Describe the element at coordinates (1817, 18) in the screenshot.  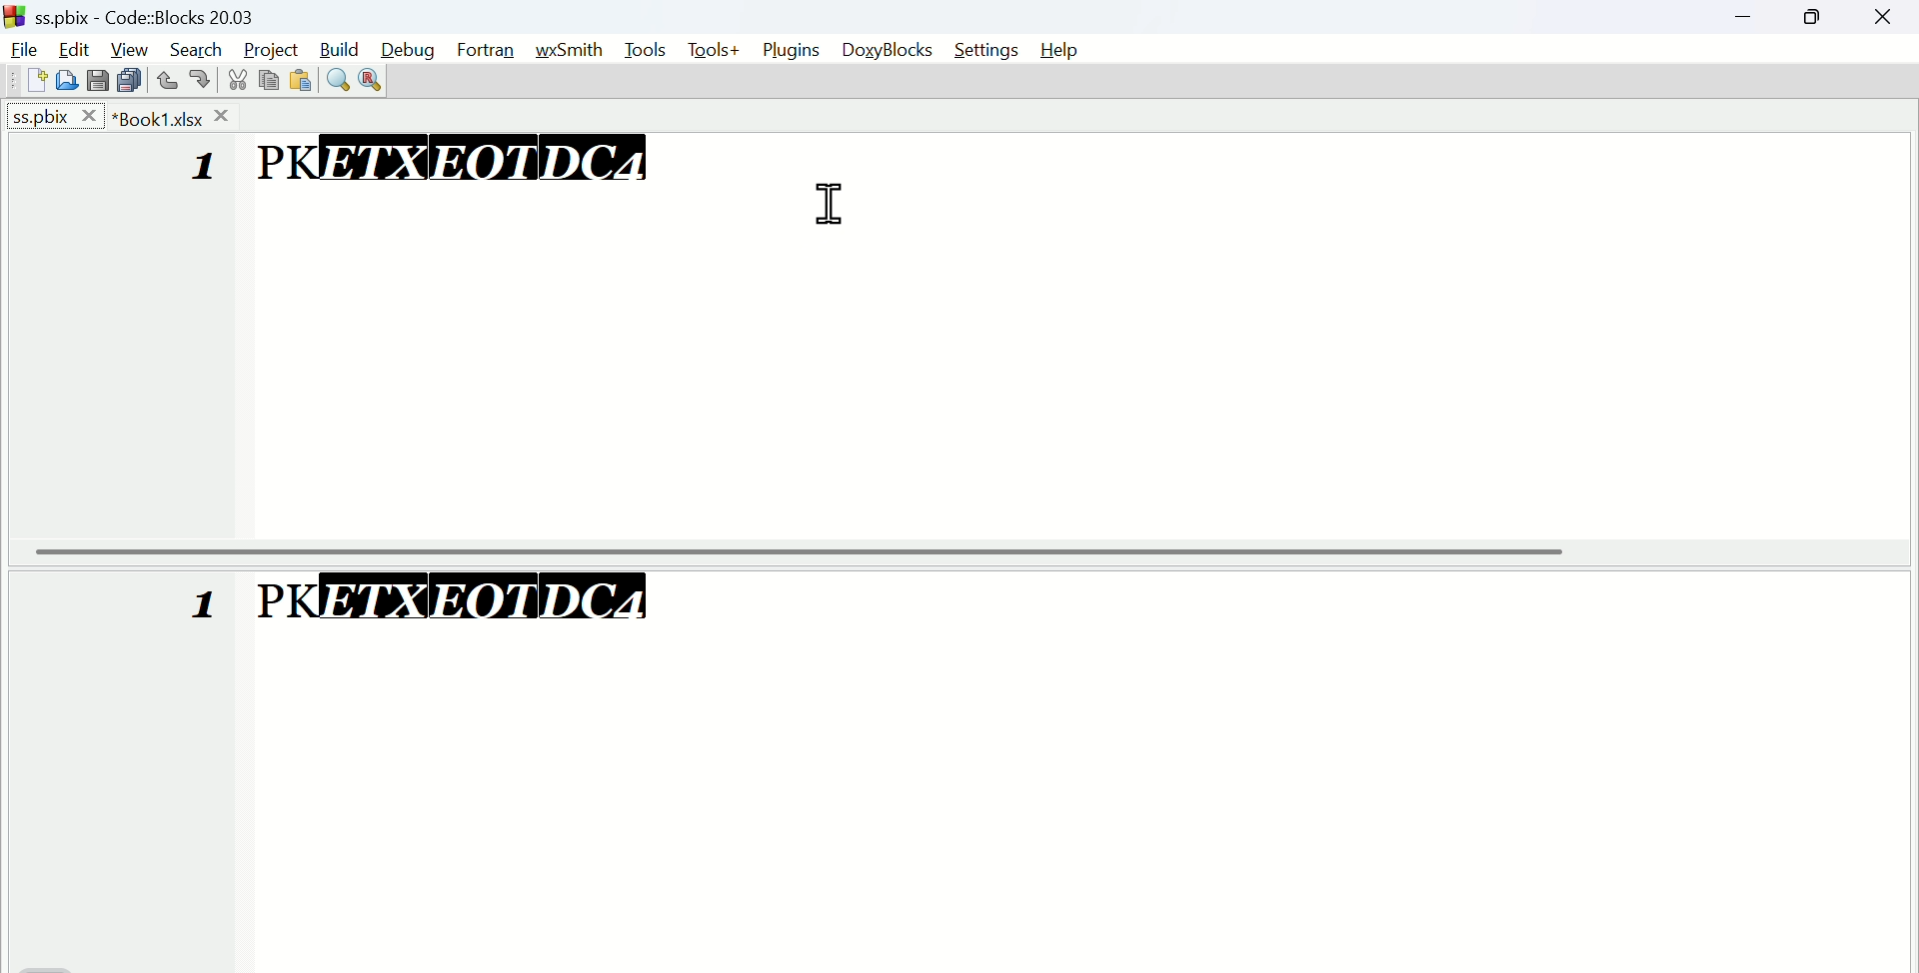
I see `Maximise` at that location.